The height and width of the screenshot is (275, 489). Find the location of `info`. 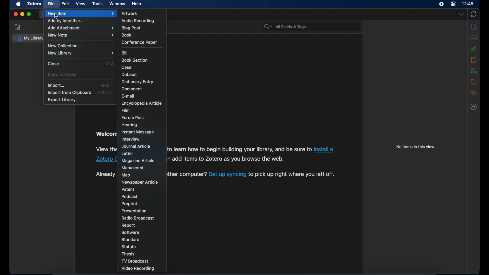

info is located at coordinates (474, 27).